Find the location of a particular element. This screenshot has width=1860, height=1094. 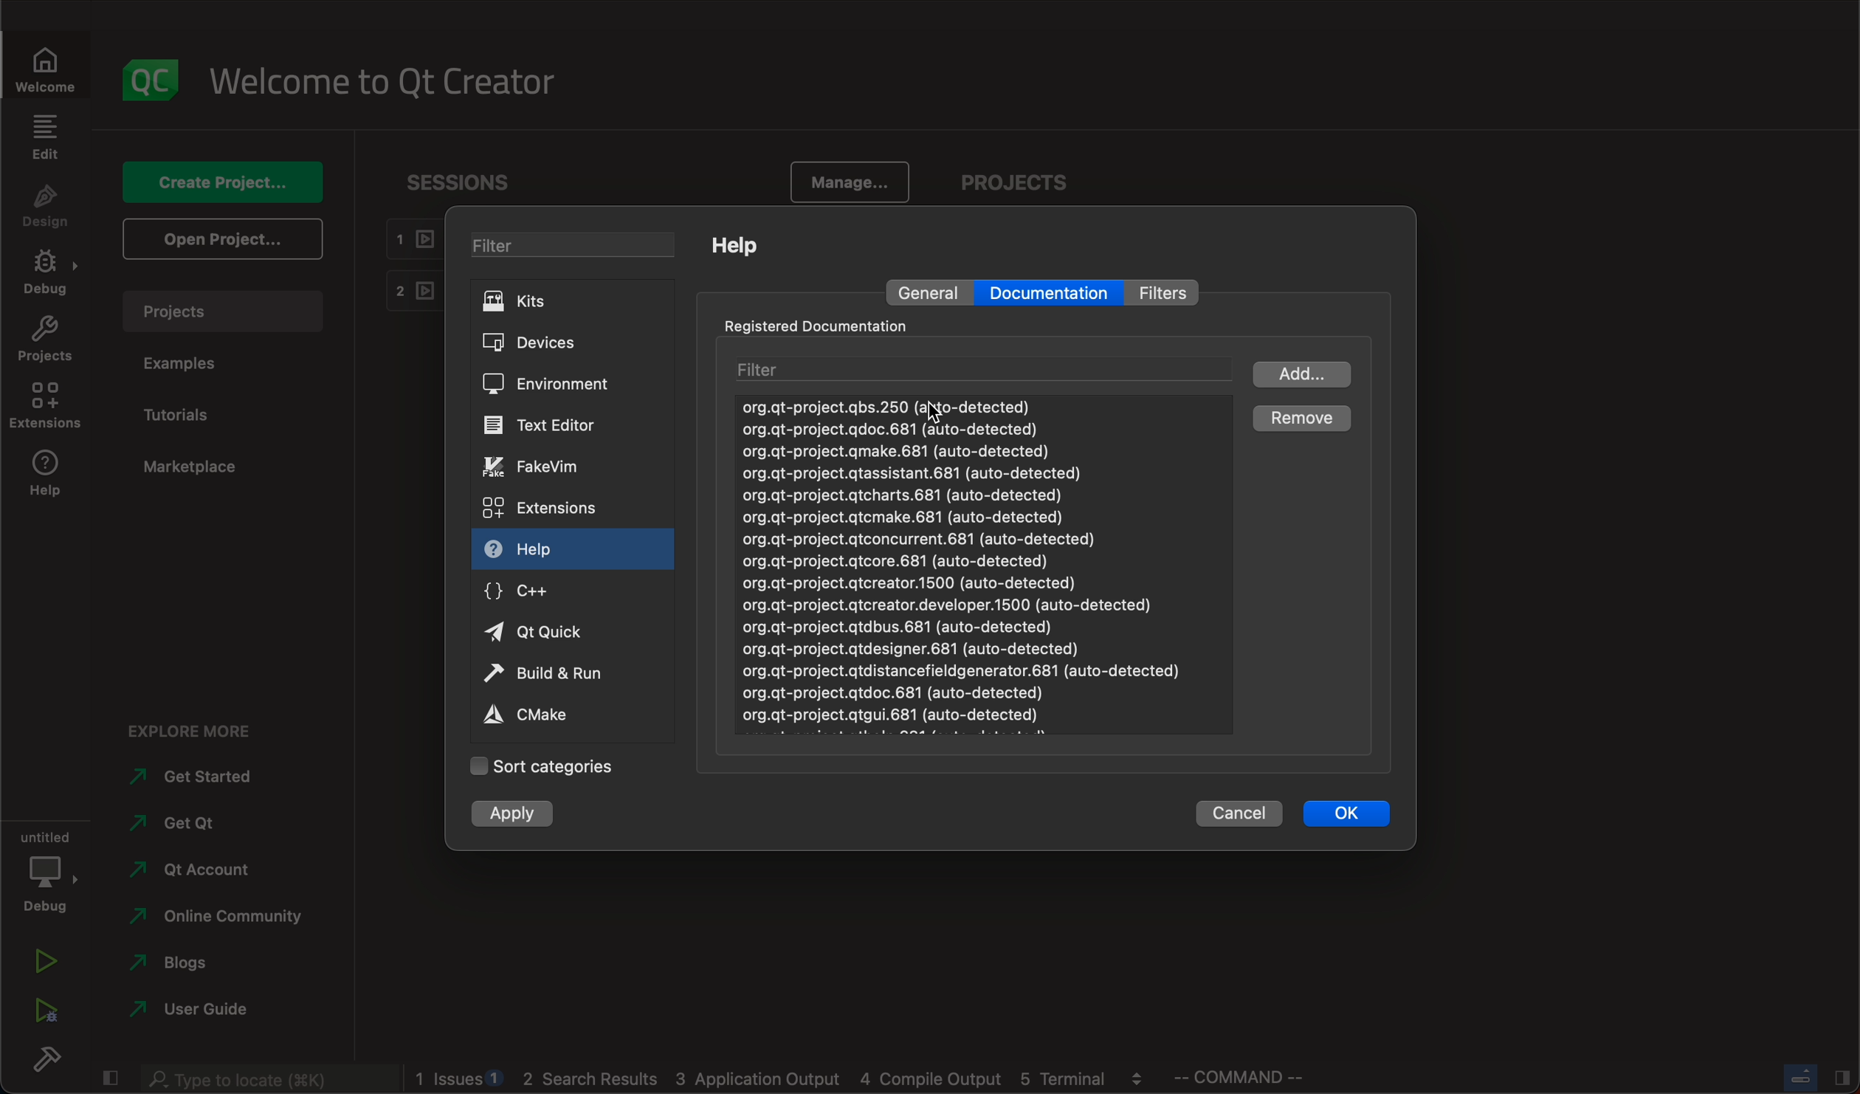

extensions is located at coordinates (52, 405).